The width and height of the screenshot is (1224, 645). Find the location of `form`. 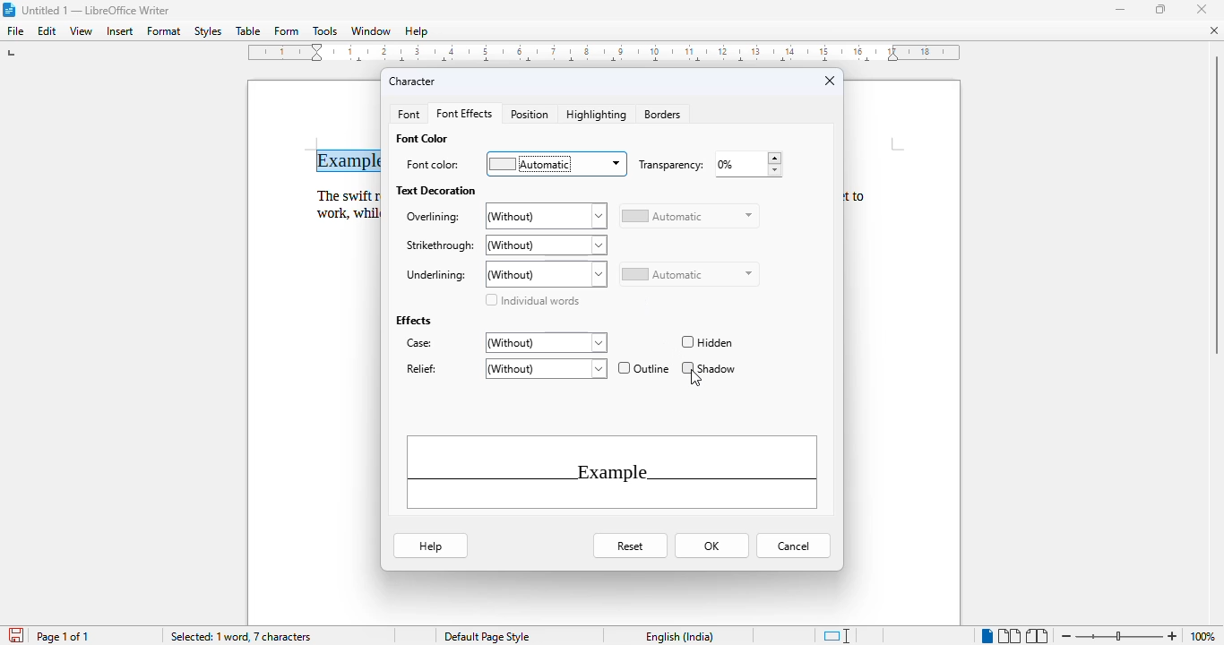

form is located at coordinates (287, 31).